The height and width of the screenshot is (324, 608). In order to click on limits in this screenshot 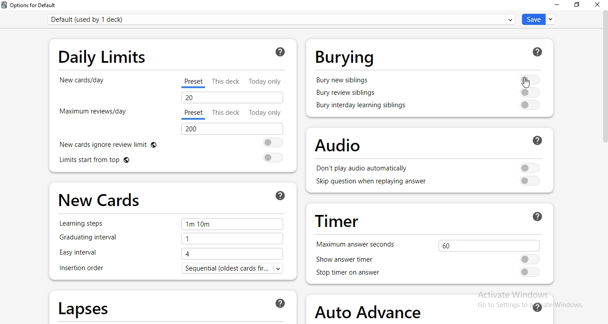, I will do `click(117, 161)`.